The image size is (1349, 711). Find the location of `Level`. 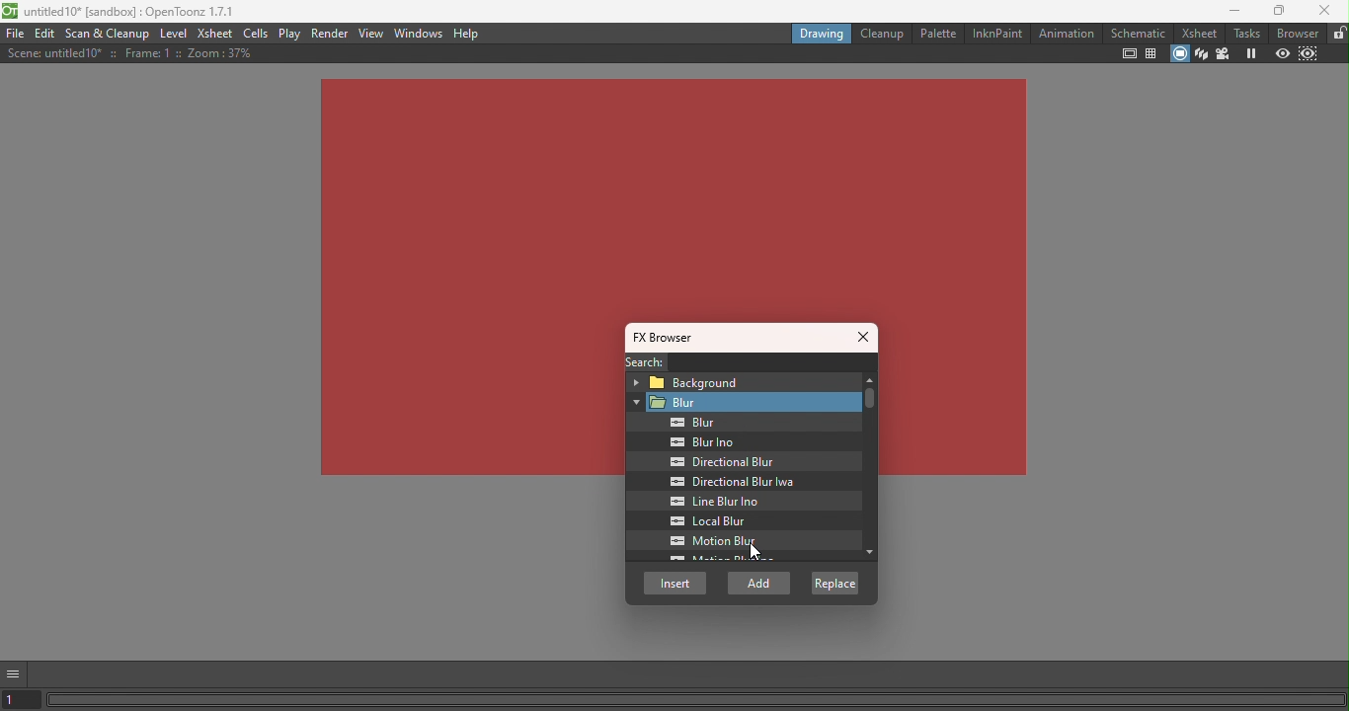

Level is located at coordinates (174, 35).